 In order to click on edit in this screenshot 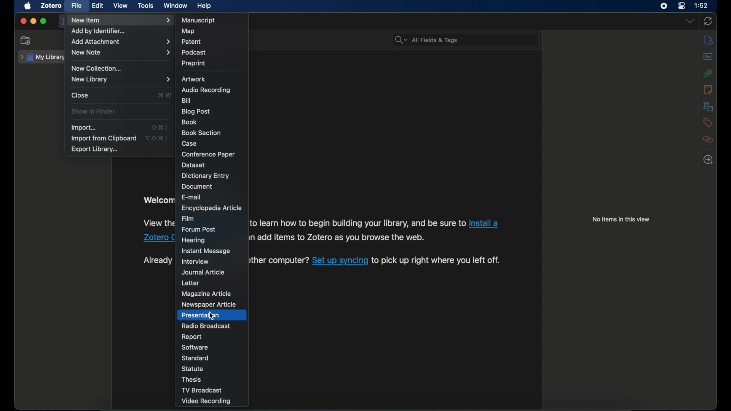, I will do `click(98, 6)`.